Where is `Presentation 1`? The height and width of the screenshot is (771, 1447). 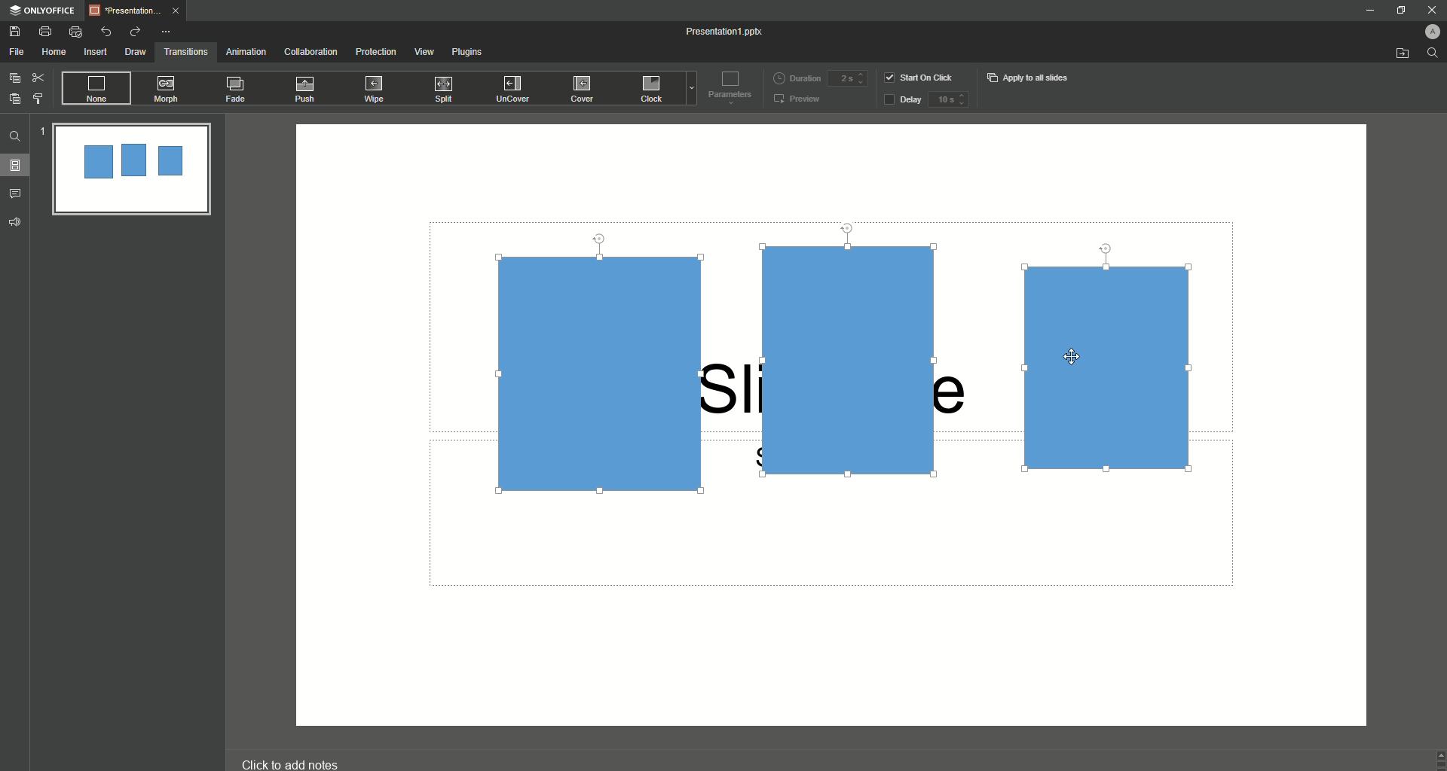
Presentation 1 is located at coordinates (727, 32).